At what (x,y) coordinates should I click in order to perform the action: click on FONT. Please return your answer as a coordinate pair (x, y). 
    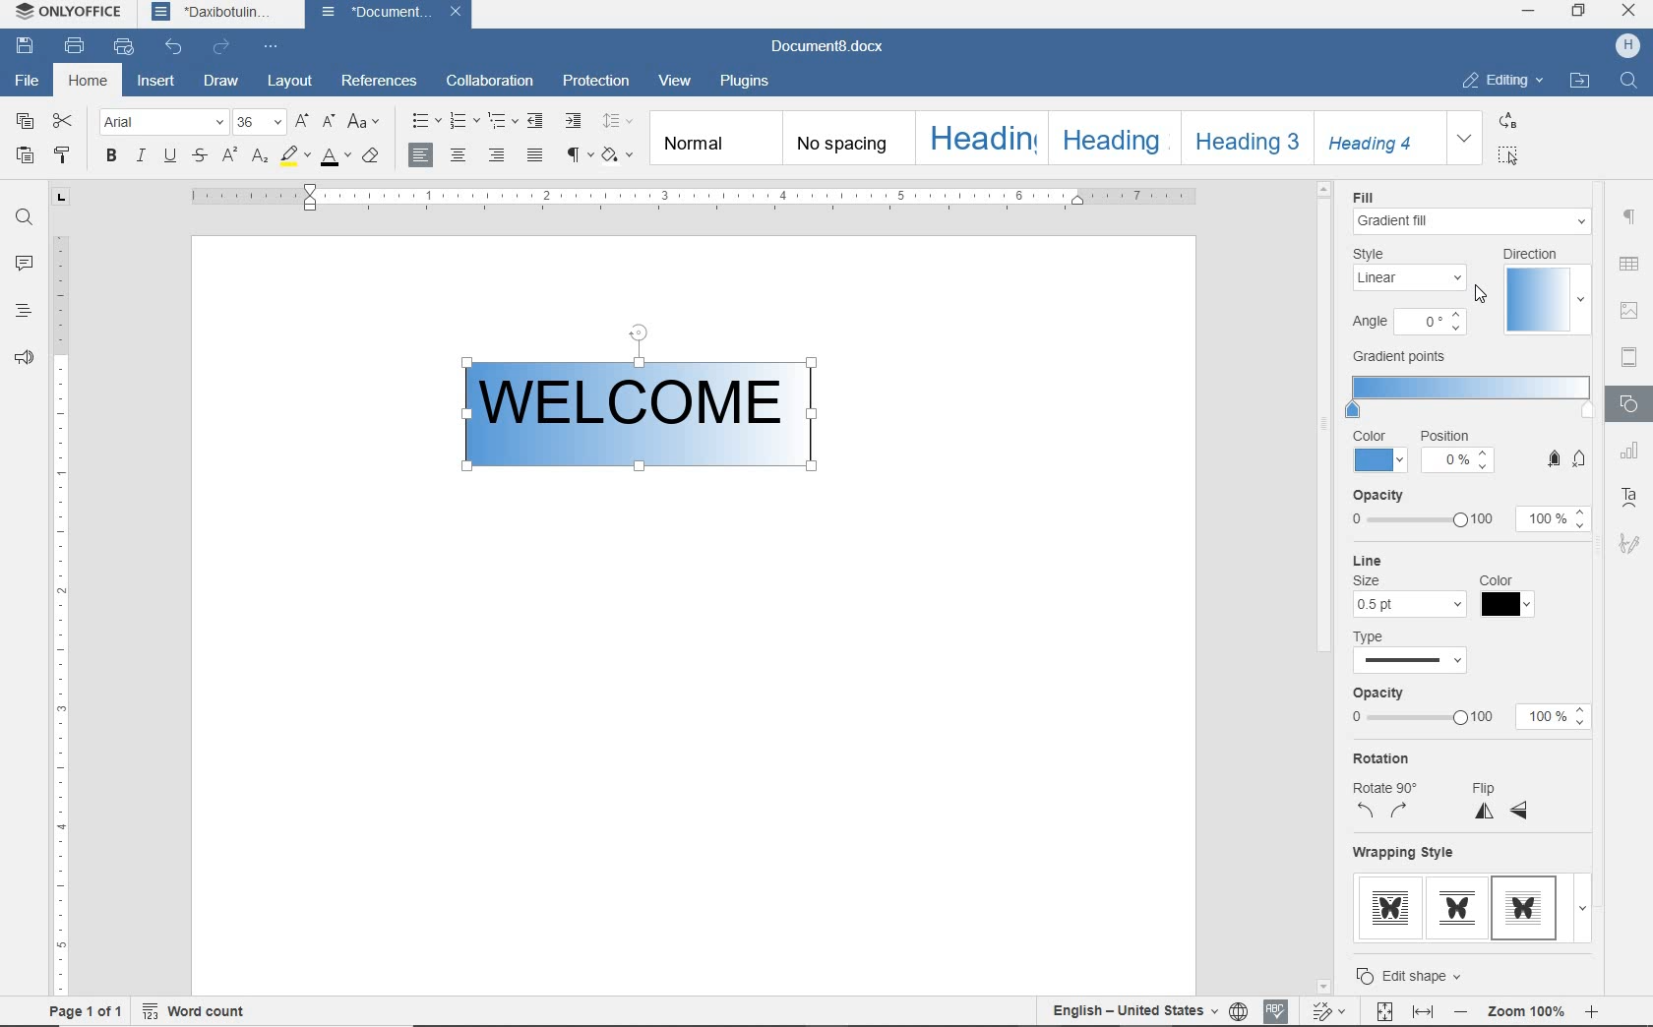
    Looking at the image, I should click on (161, 123).